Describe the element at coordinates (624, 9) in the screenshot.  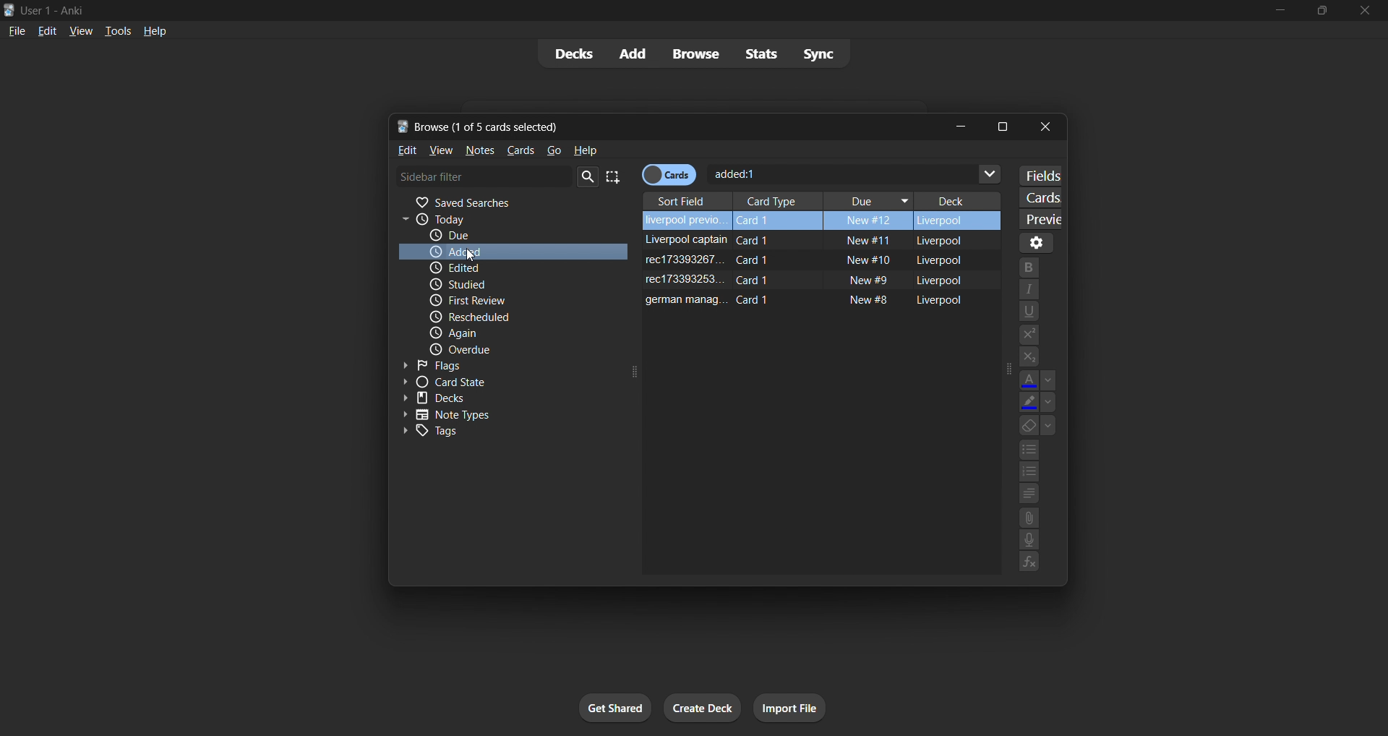
I see `user 1- Anki` at that location.